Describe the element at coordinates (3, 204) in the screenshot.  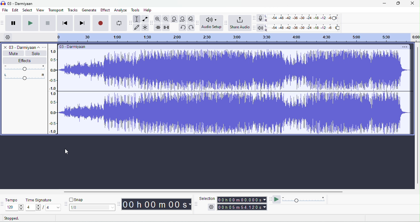
I see `tempo options` at that location.